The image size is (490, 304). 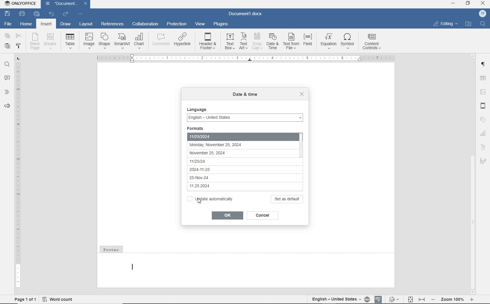 I want to click on set as default, so click(x=288, y=199).